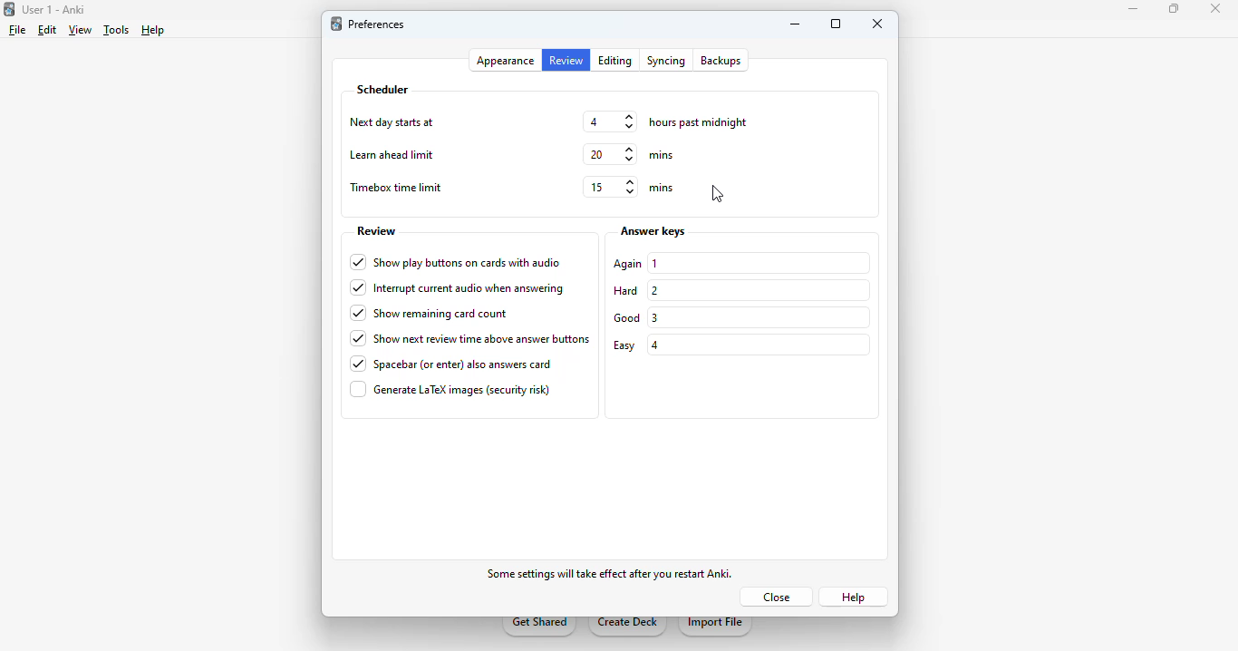 The width and height of the screenshot is (1238, 651). Describe the element at coordinates (668, 188) in the screenshot. I see `mins` at that location.